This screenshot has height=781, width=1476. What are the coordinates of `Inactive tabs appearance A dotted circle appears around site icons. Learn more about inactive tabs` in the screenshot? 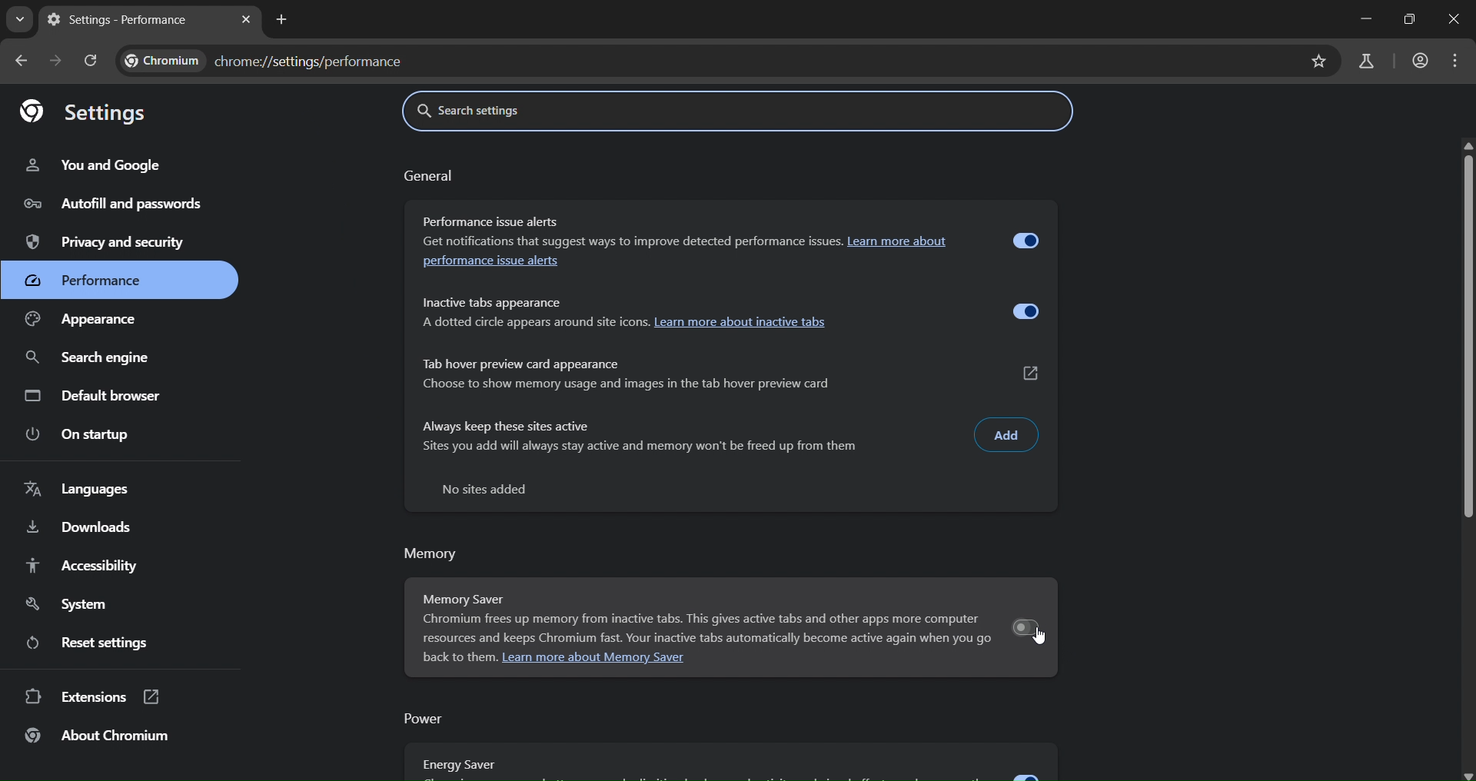 It's located at (702, 318).